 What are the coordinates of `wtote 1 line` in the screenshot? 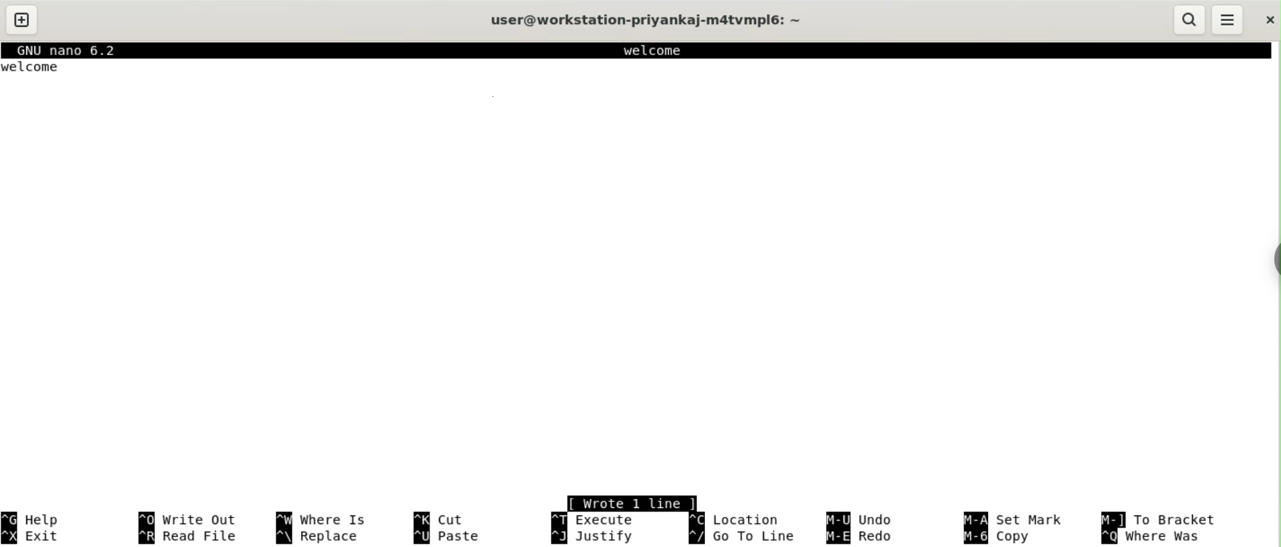 It's located at (633, 502).